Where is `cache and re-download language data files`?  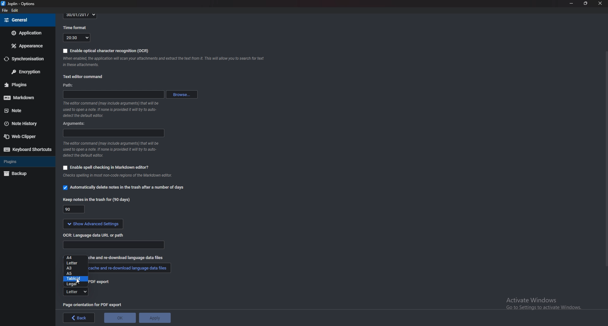 cache and re-download language data files is located at coordinates (128, 257).